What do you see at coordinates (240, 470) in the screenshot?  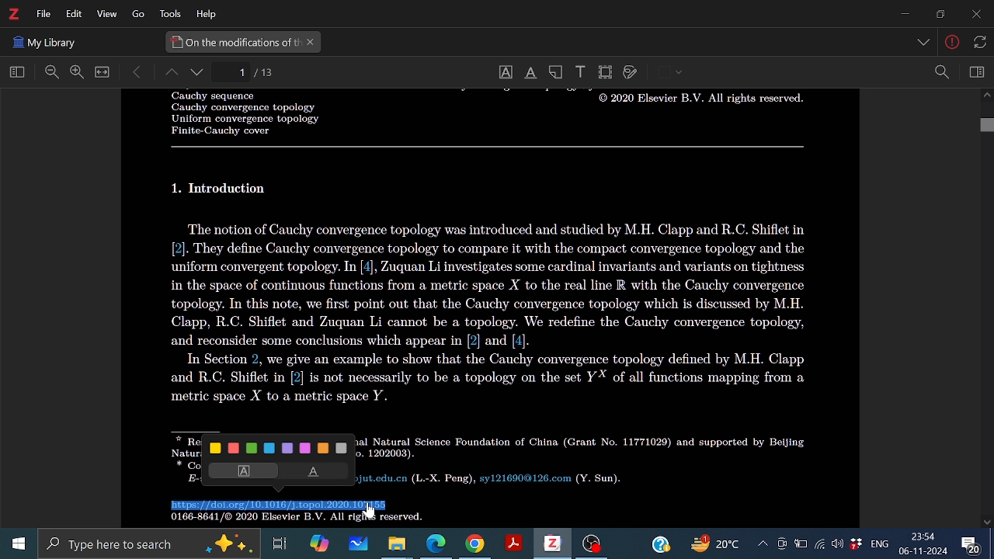 I see `Highlight` at bounding box center [240, 470].